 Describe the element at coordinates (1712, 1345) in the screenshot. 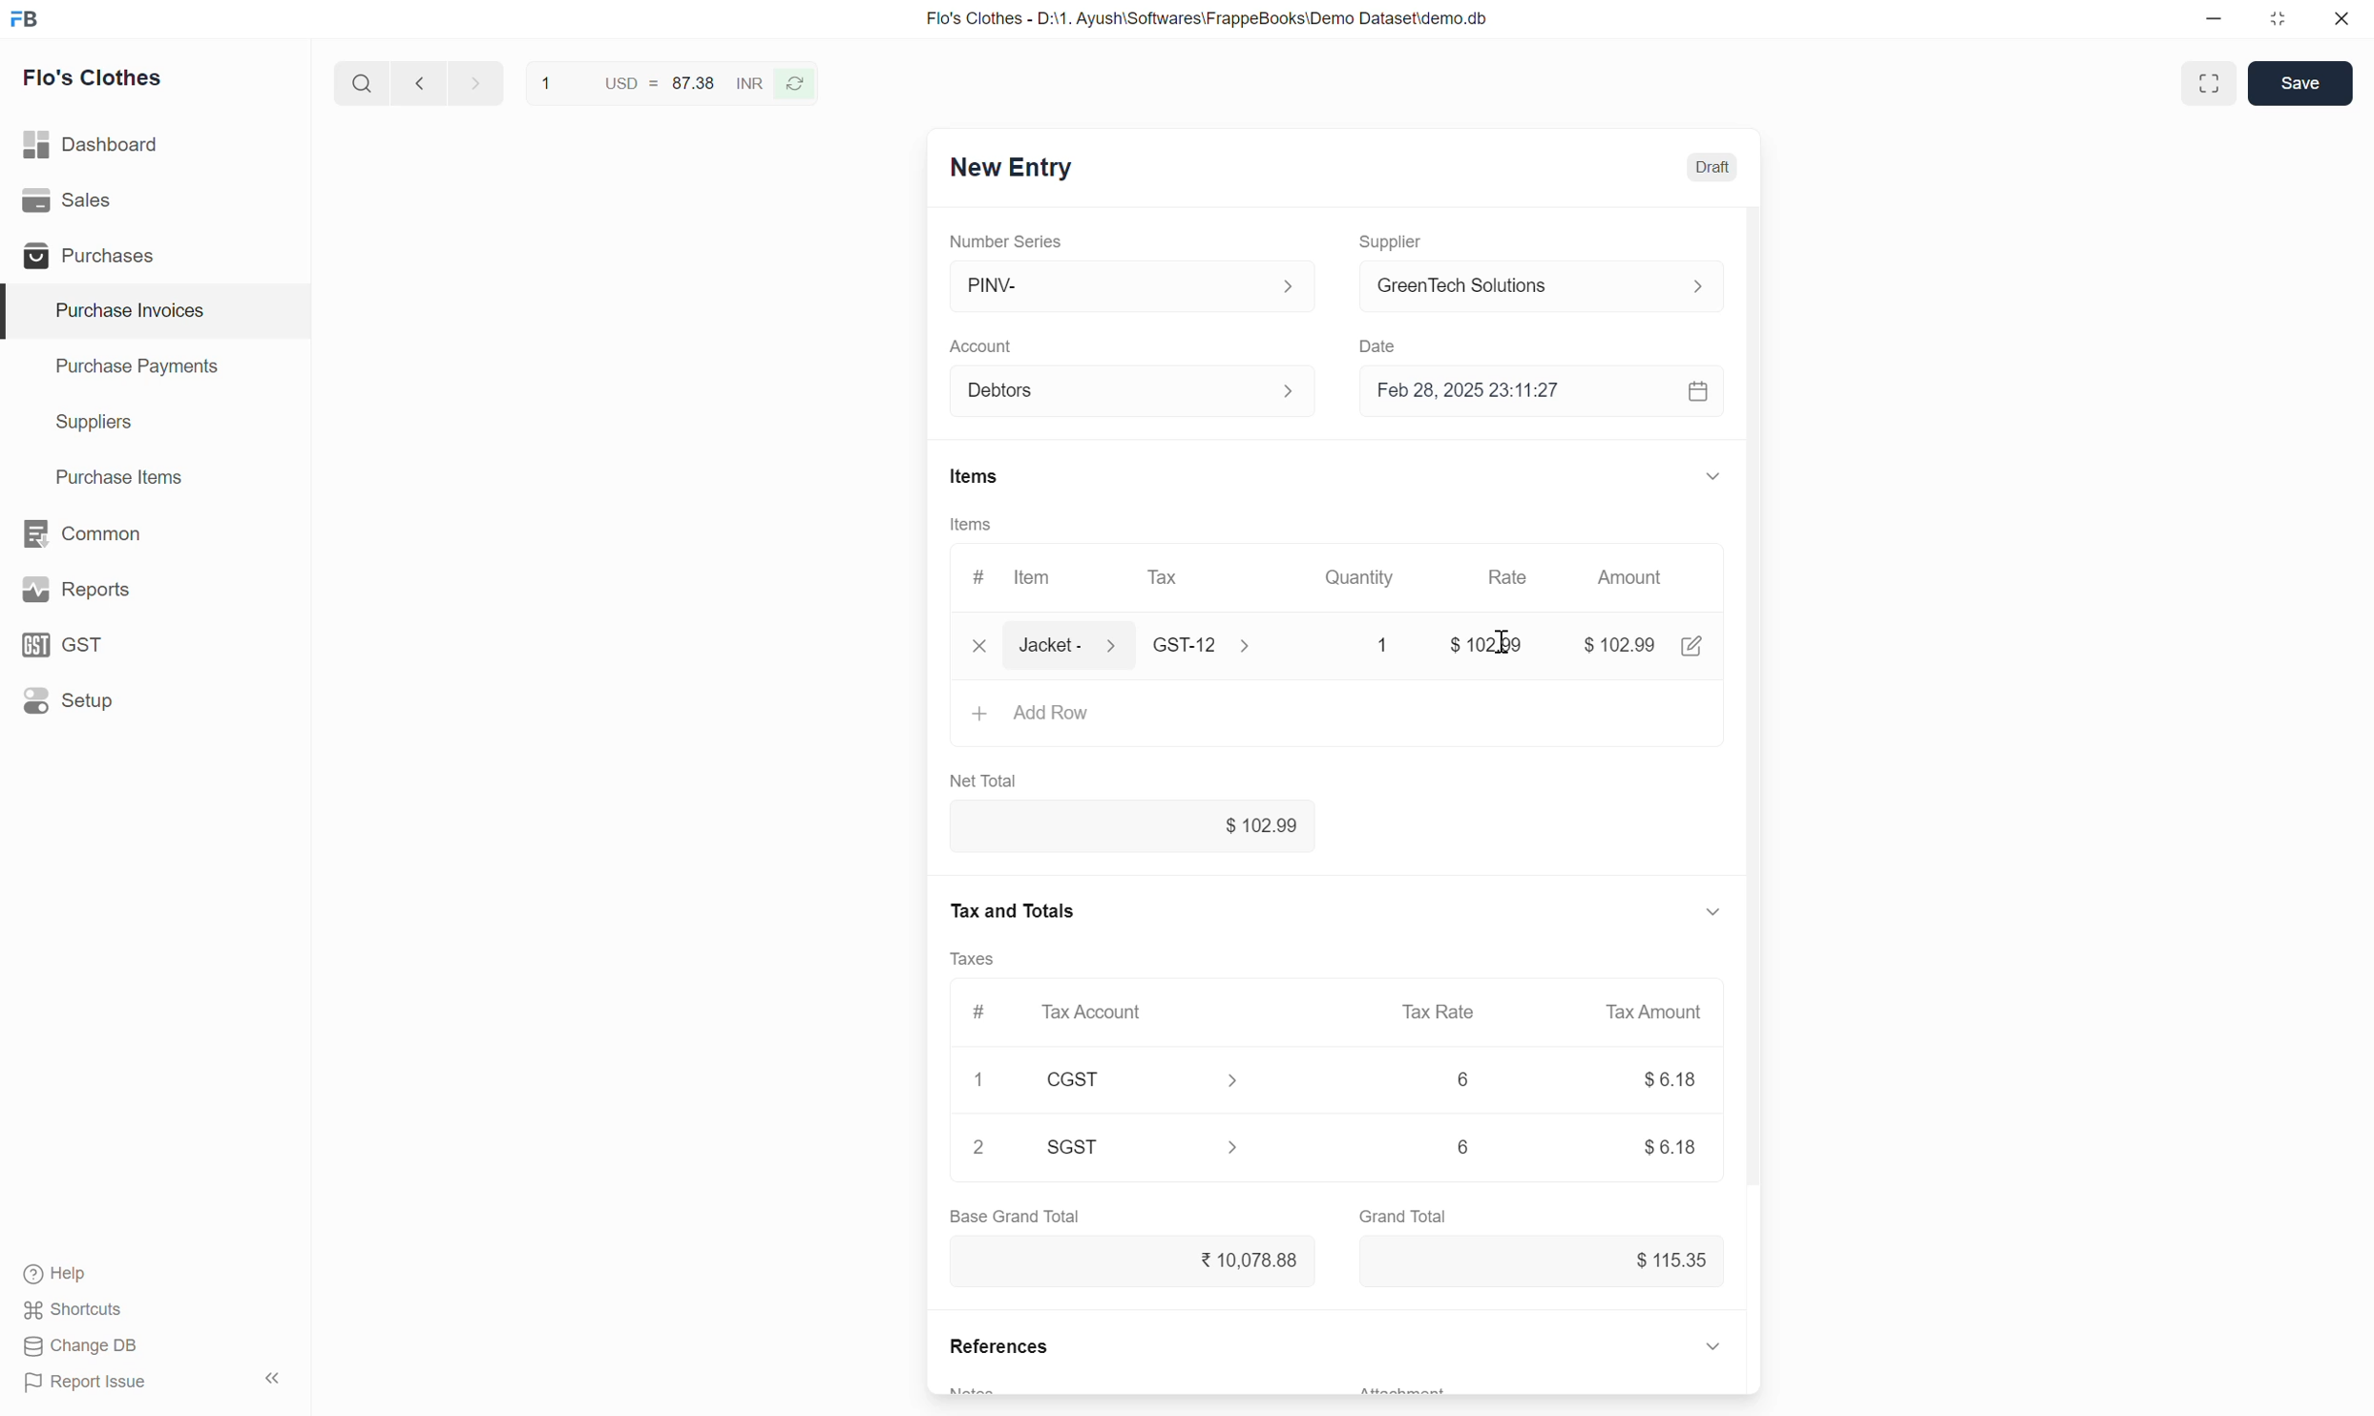

I see `Collapse` at that location.